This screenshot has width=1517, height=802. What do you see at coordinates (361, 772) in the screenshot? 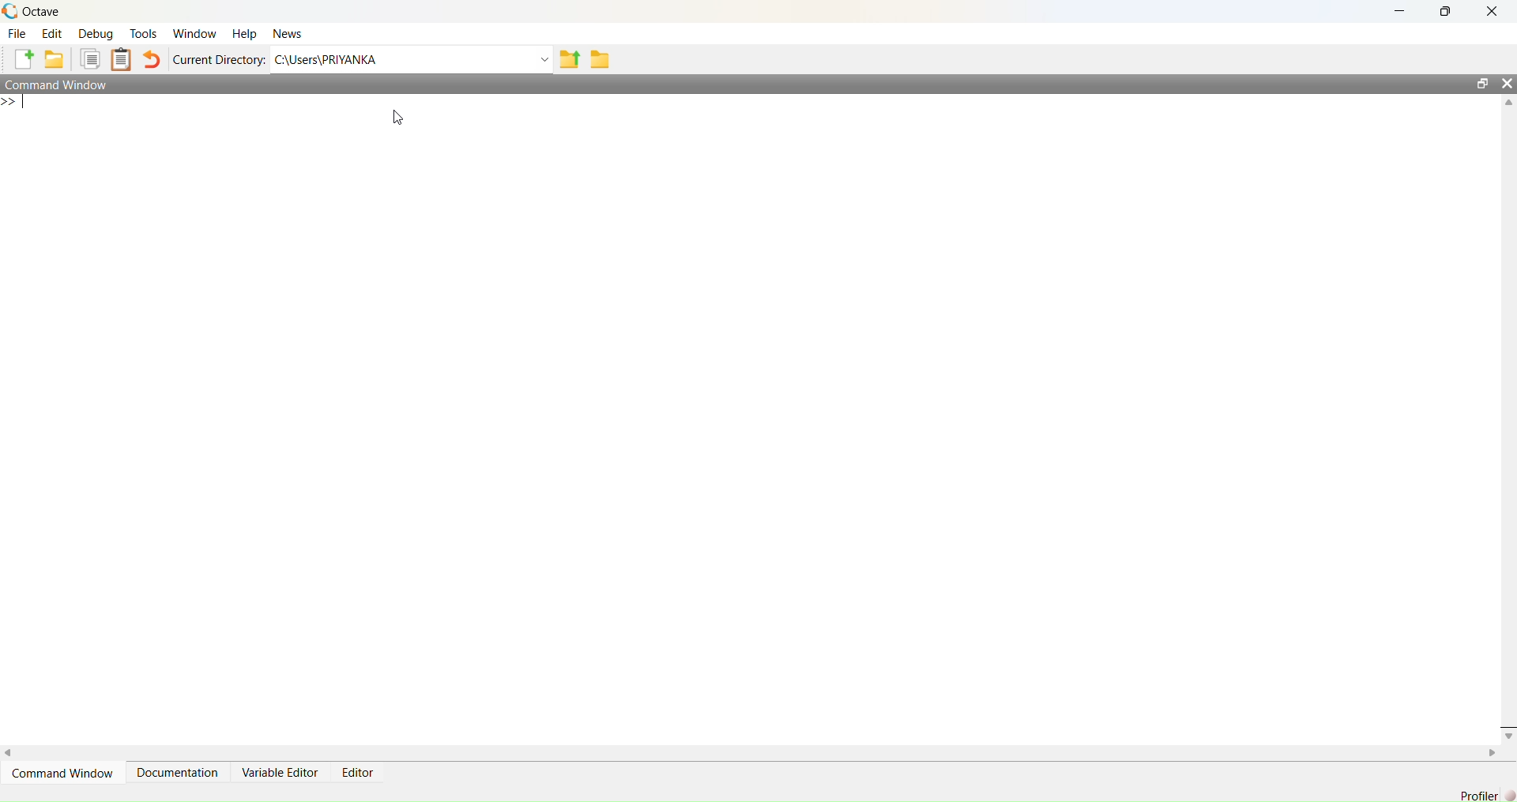
I see `Editor` at bounding box center [361, 772].